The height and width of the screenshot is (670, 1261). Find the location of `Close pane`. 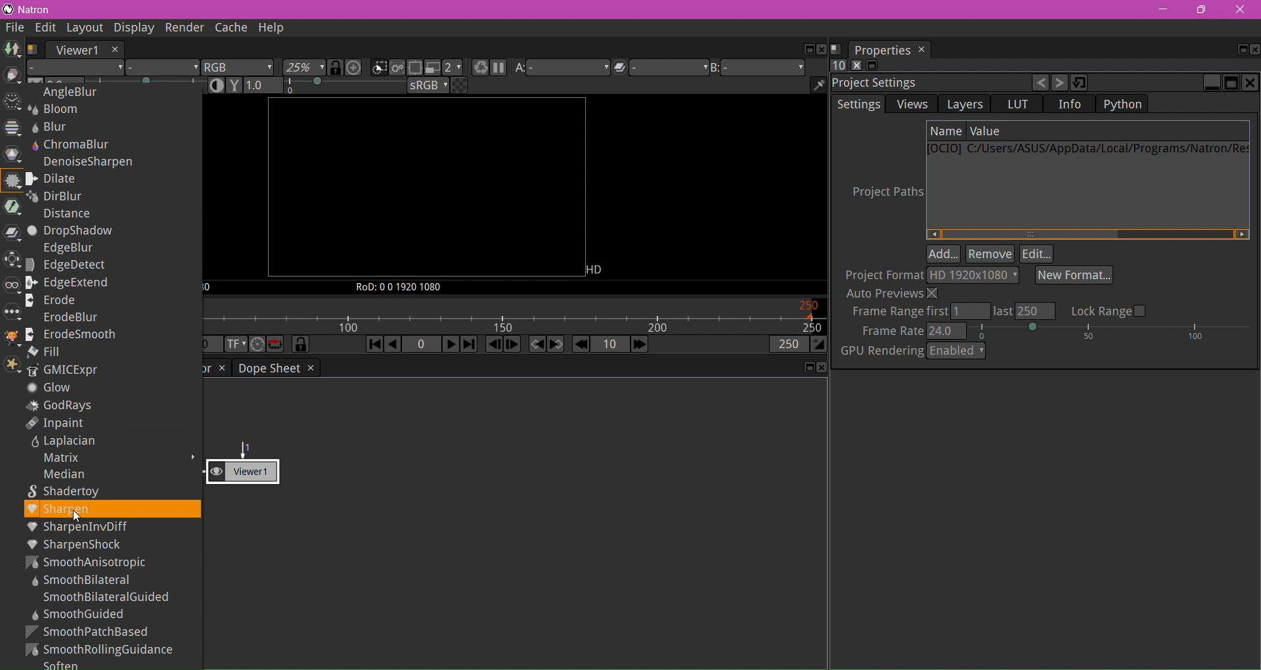

Close pane is located at coordinates (1250, 83).